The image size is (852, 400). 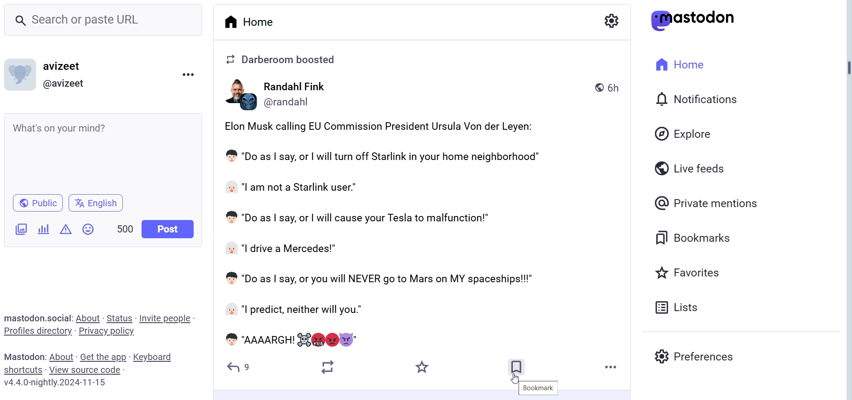 What do you see at coordinates (188, 74) in the screenshot?
I see `Menu` at bounding box center [188, 74].